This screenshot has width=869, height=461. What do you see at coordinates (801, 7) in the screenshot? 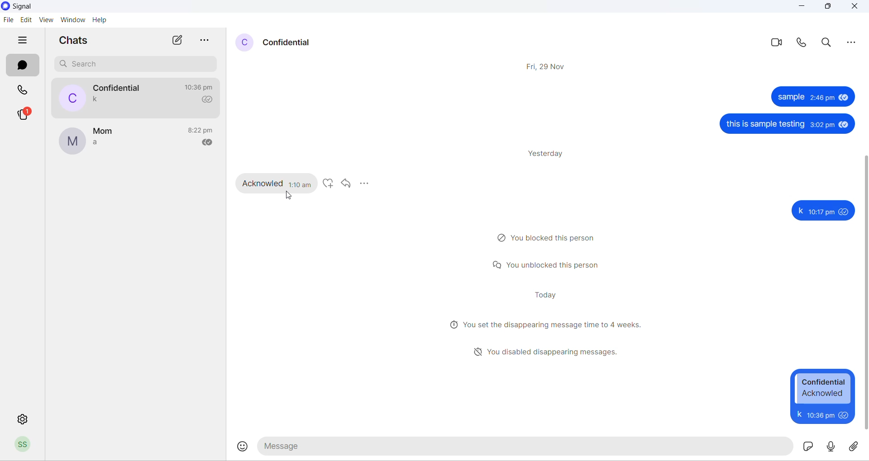
I see `minimize` at bounding box center [801, 7].